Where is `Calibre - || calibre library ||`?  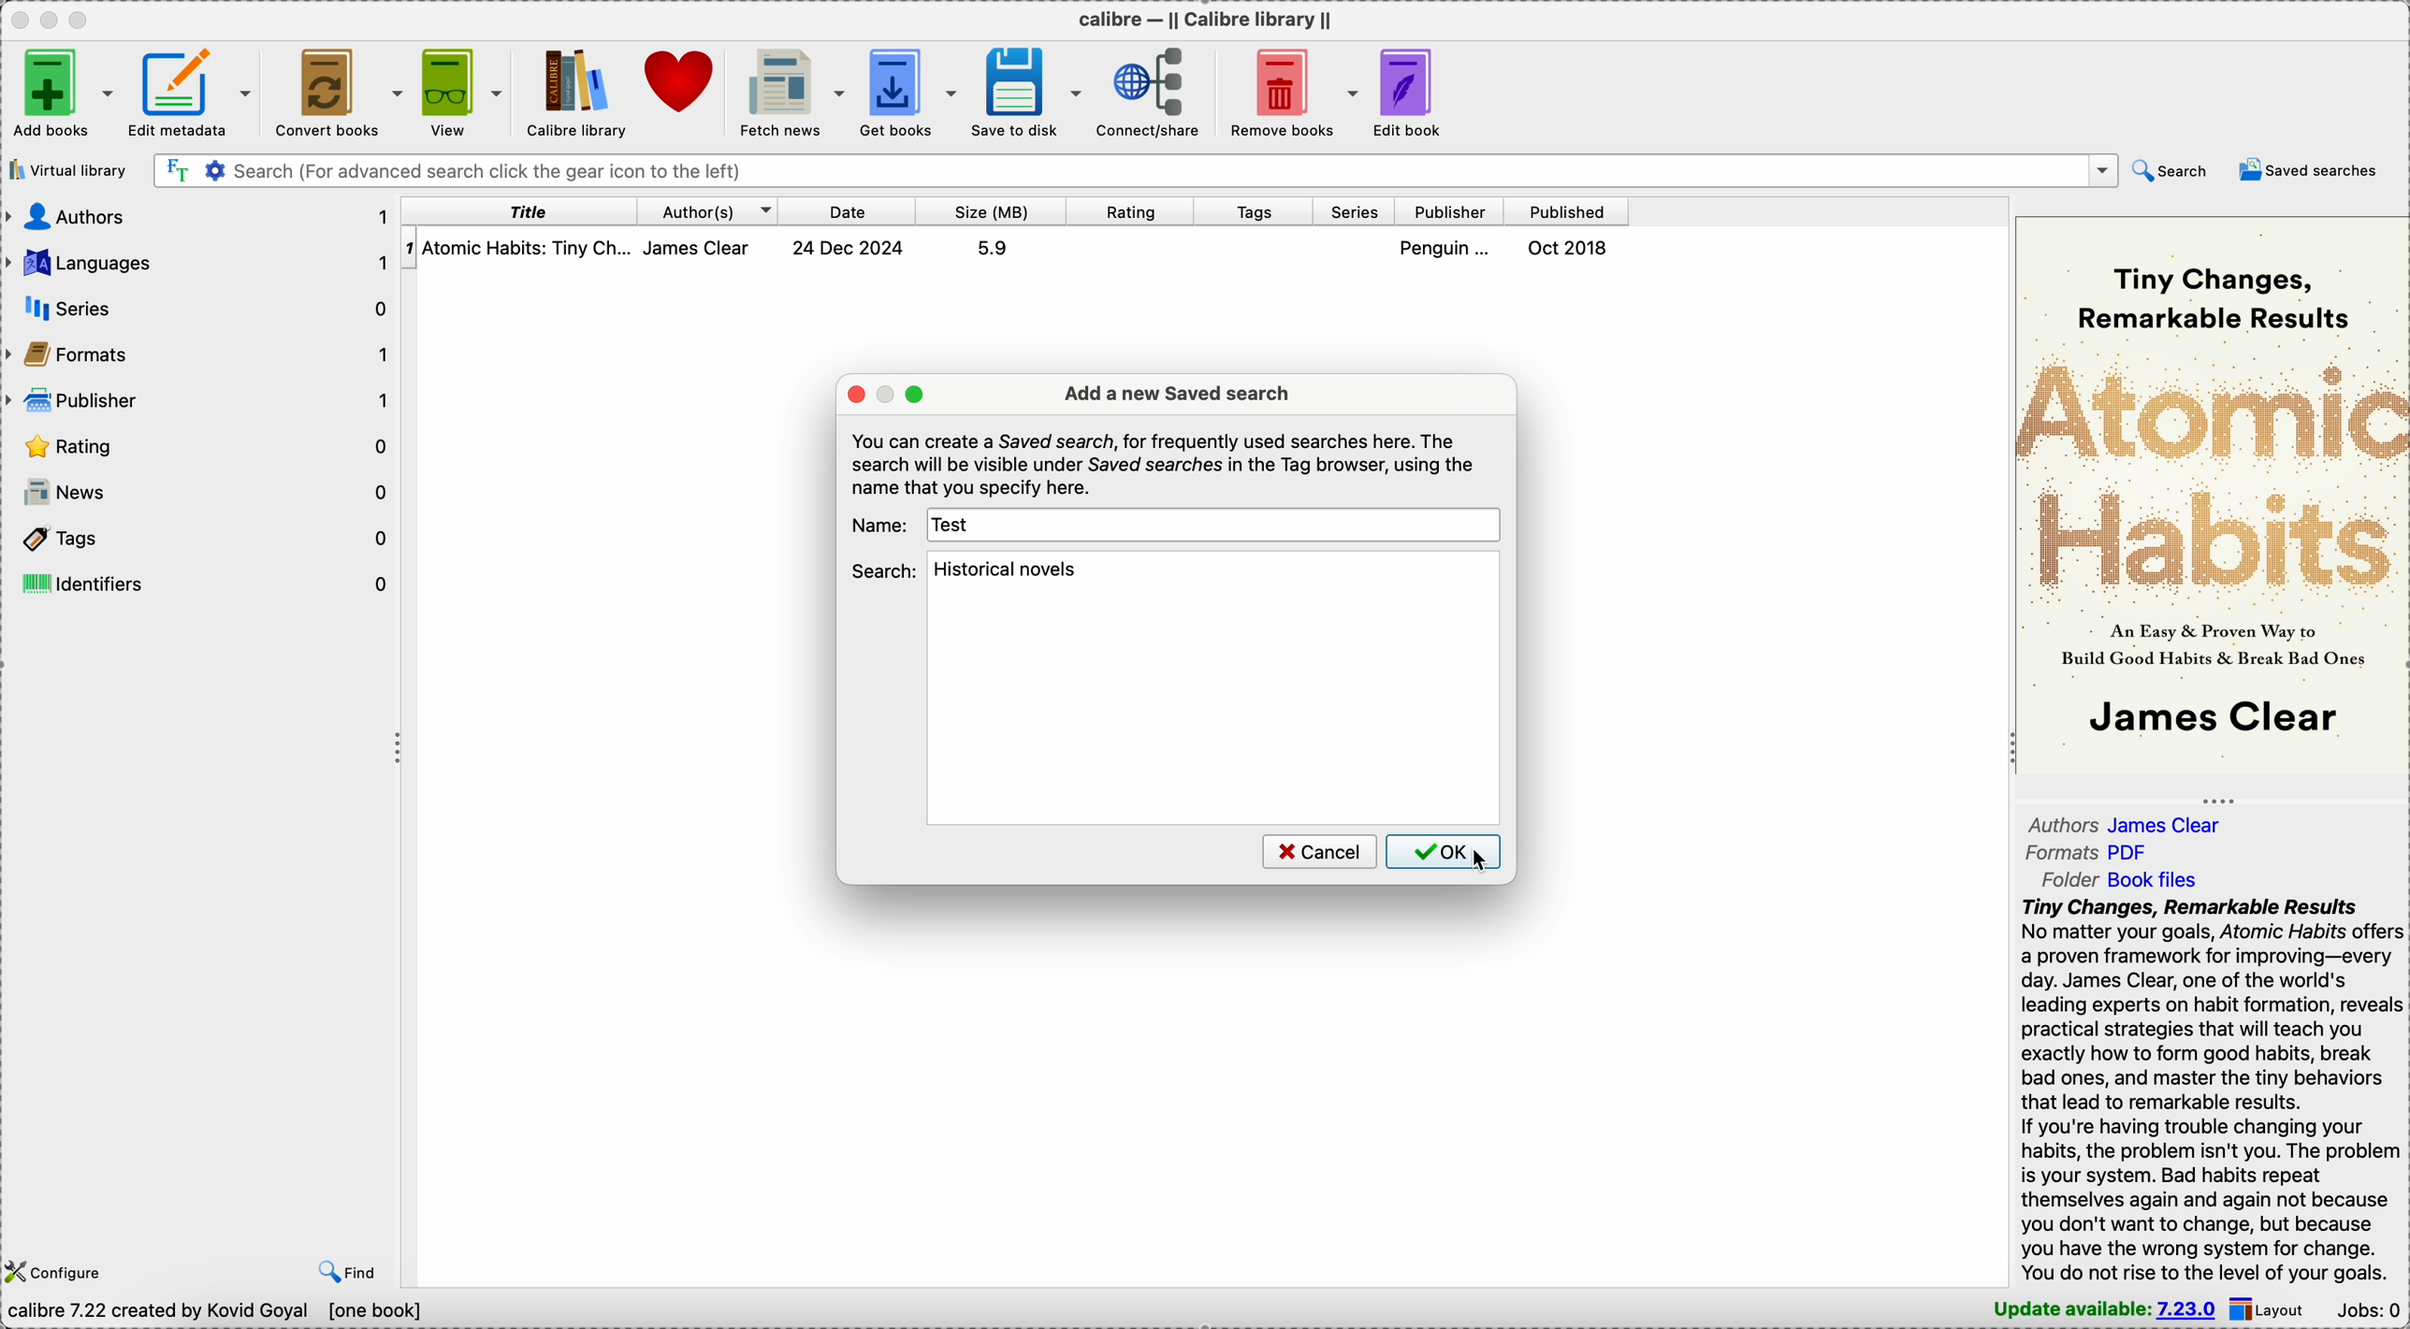 Calibre - || calibre library || is located at coordinates (1202, 19).